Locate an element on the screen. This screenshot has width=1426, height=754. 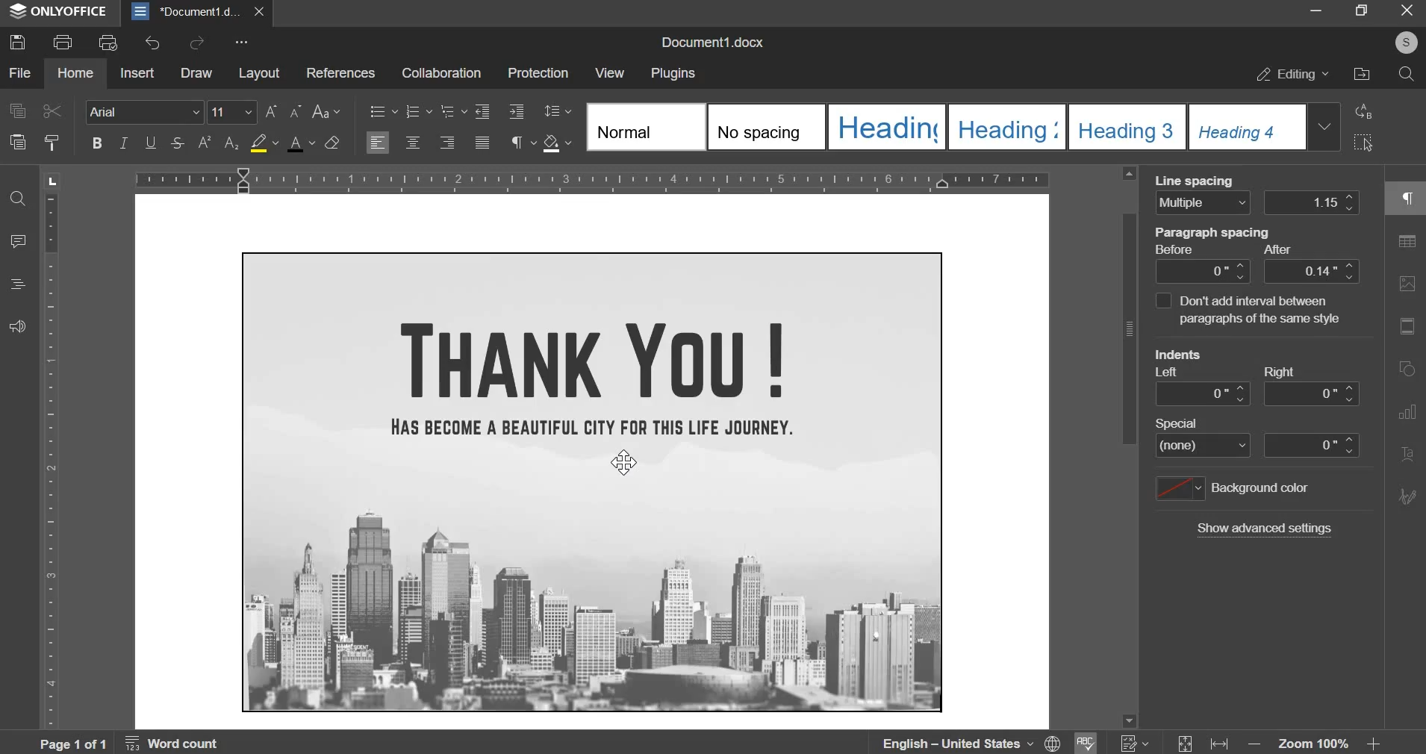
increase indent is located at coordinates (515, 111).